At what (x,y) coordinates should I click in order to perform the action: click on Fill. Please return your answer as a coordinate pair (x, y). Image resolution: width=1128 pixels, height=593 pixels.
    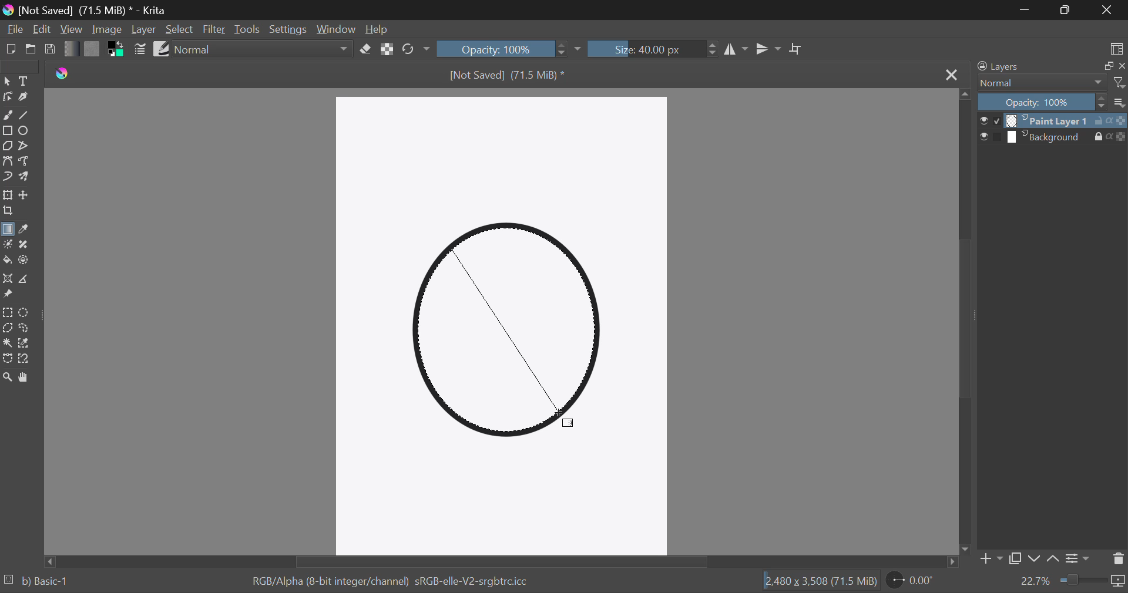
    Looking at the image, I should click on (8, 261).